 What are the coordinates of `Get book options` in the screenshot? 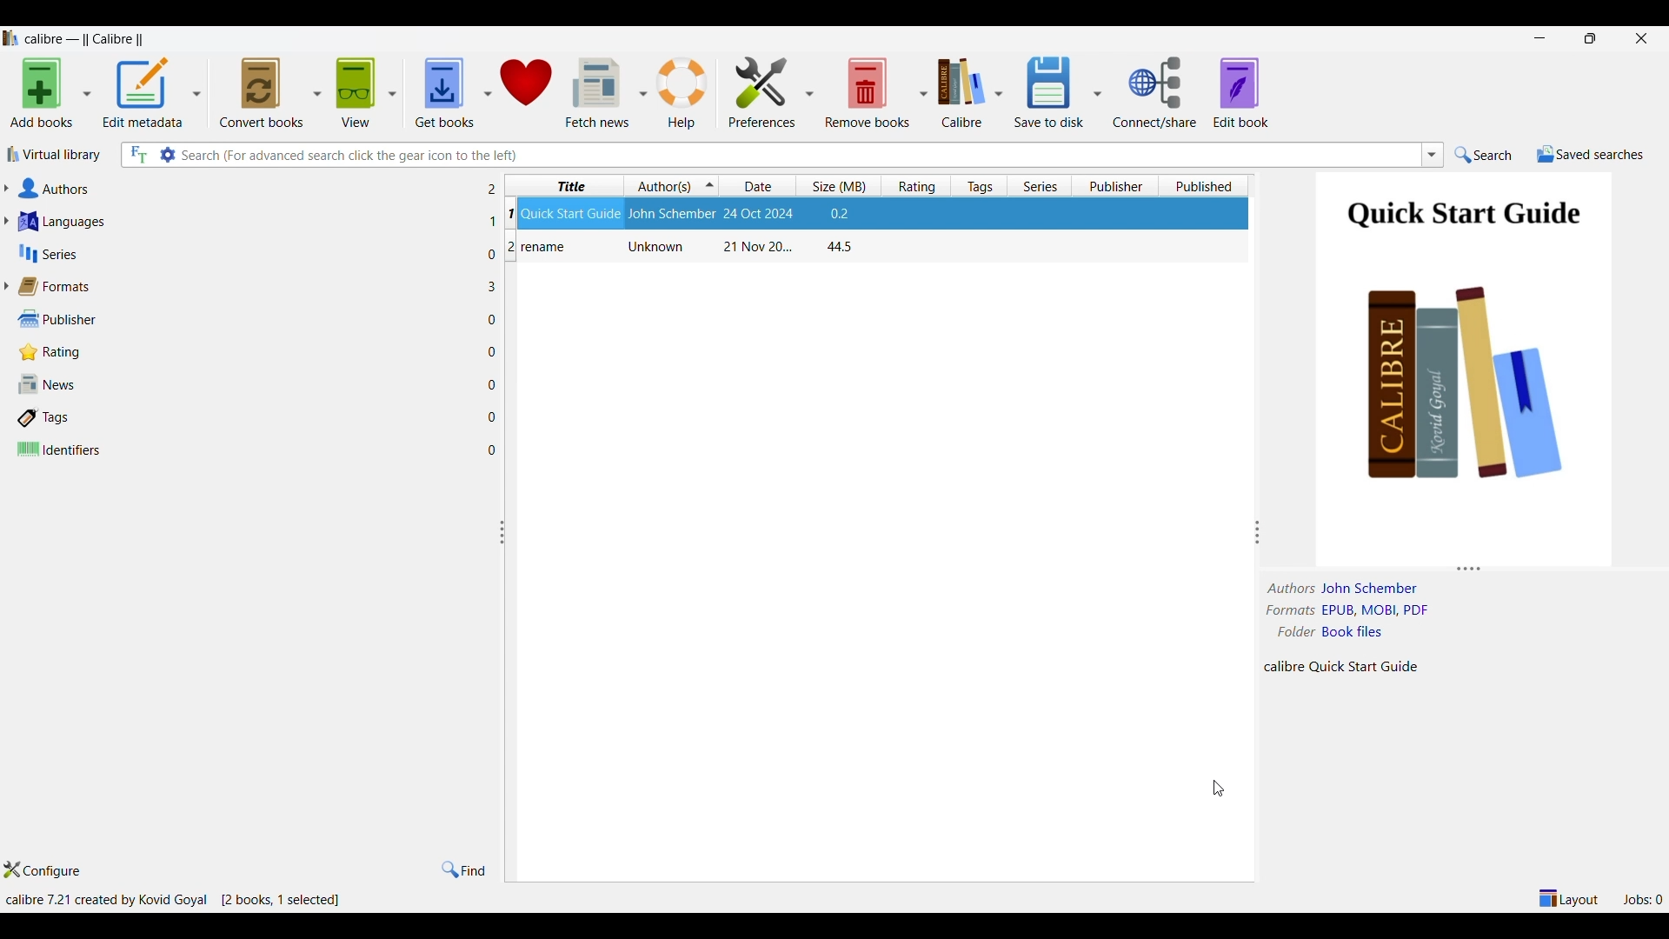 It's located at (486, 94).